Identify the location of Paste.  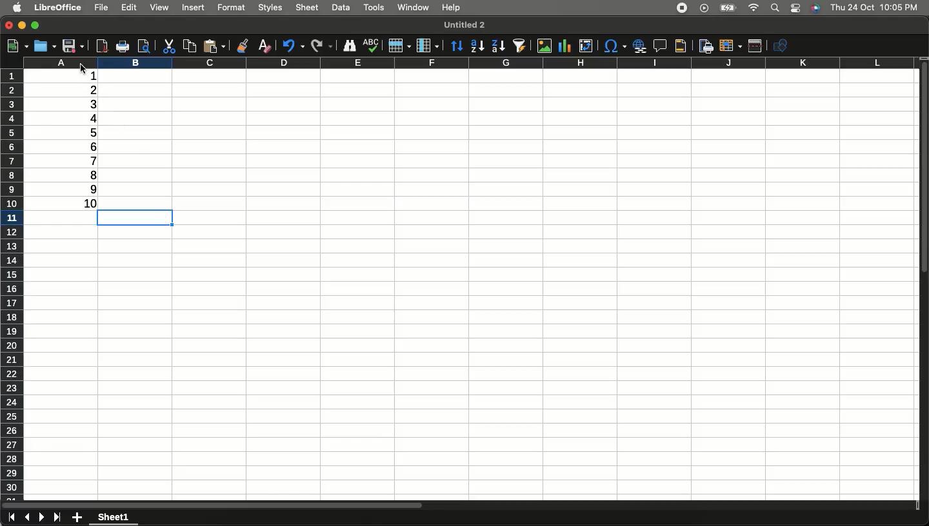
(217, 45).